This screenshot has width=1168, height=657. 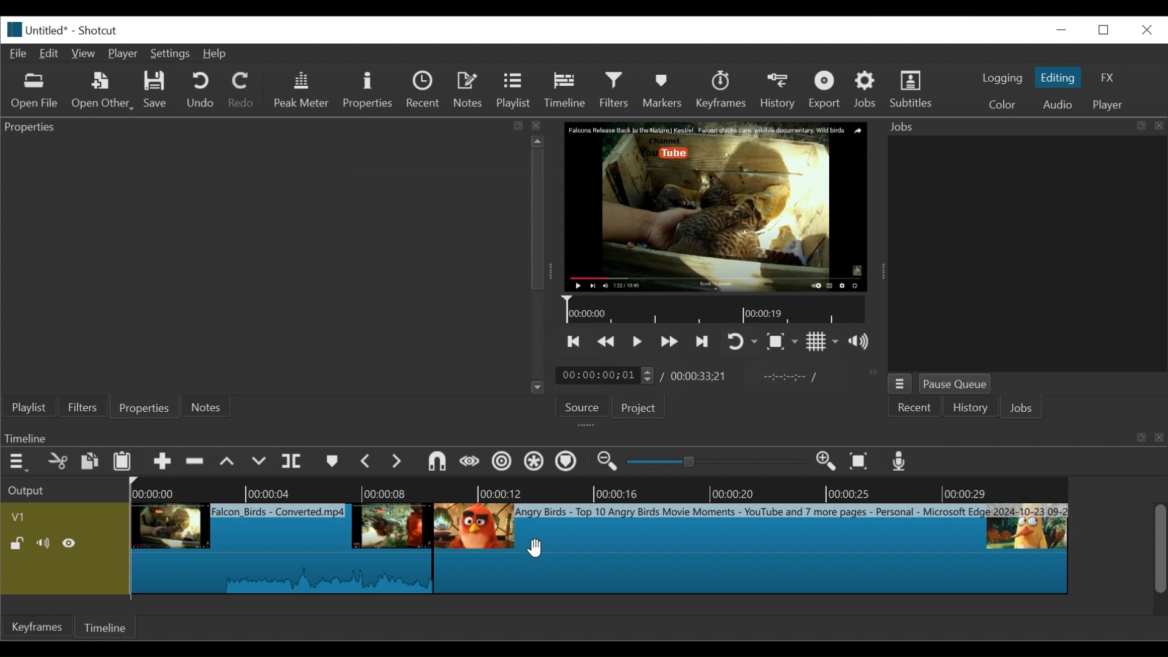 What do you see at coordinates (1145, 29) in the screenshot?
I see `Close` at bounding box center [1145, 29].